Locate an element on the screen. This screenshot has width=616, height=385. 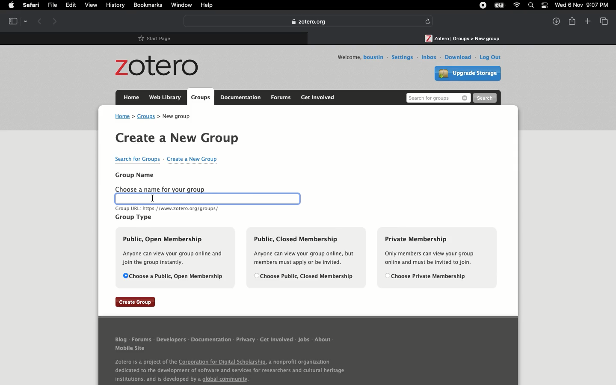
Edit is located at coordinates (73, 6).